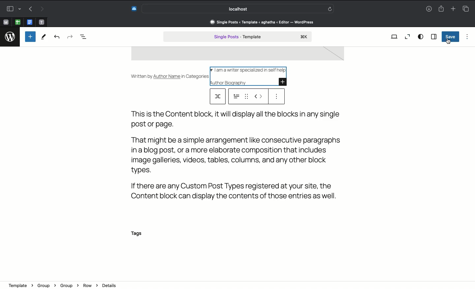 The image size is (475, 289). I want to click on View options, so click(421, 36).